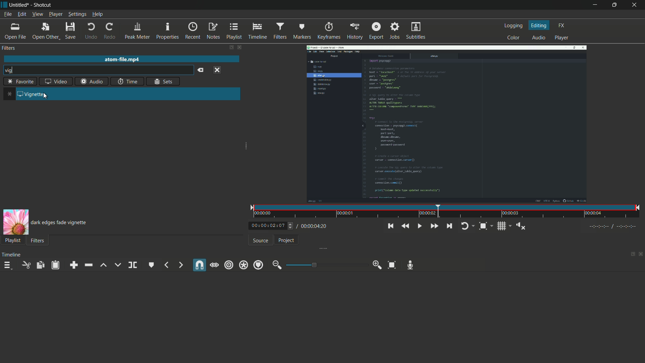  I want to click on clear search, so click(201, 70).